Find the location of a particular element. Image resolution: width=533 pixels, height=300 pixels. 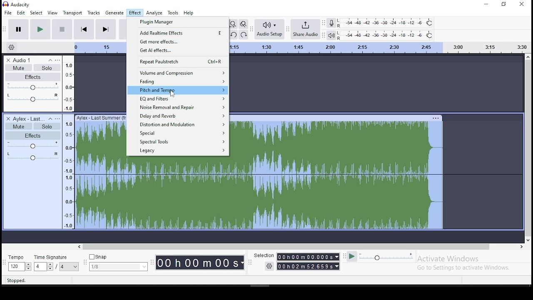

special is located at coordinates (179, 133).